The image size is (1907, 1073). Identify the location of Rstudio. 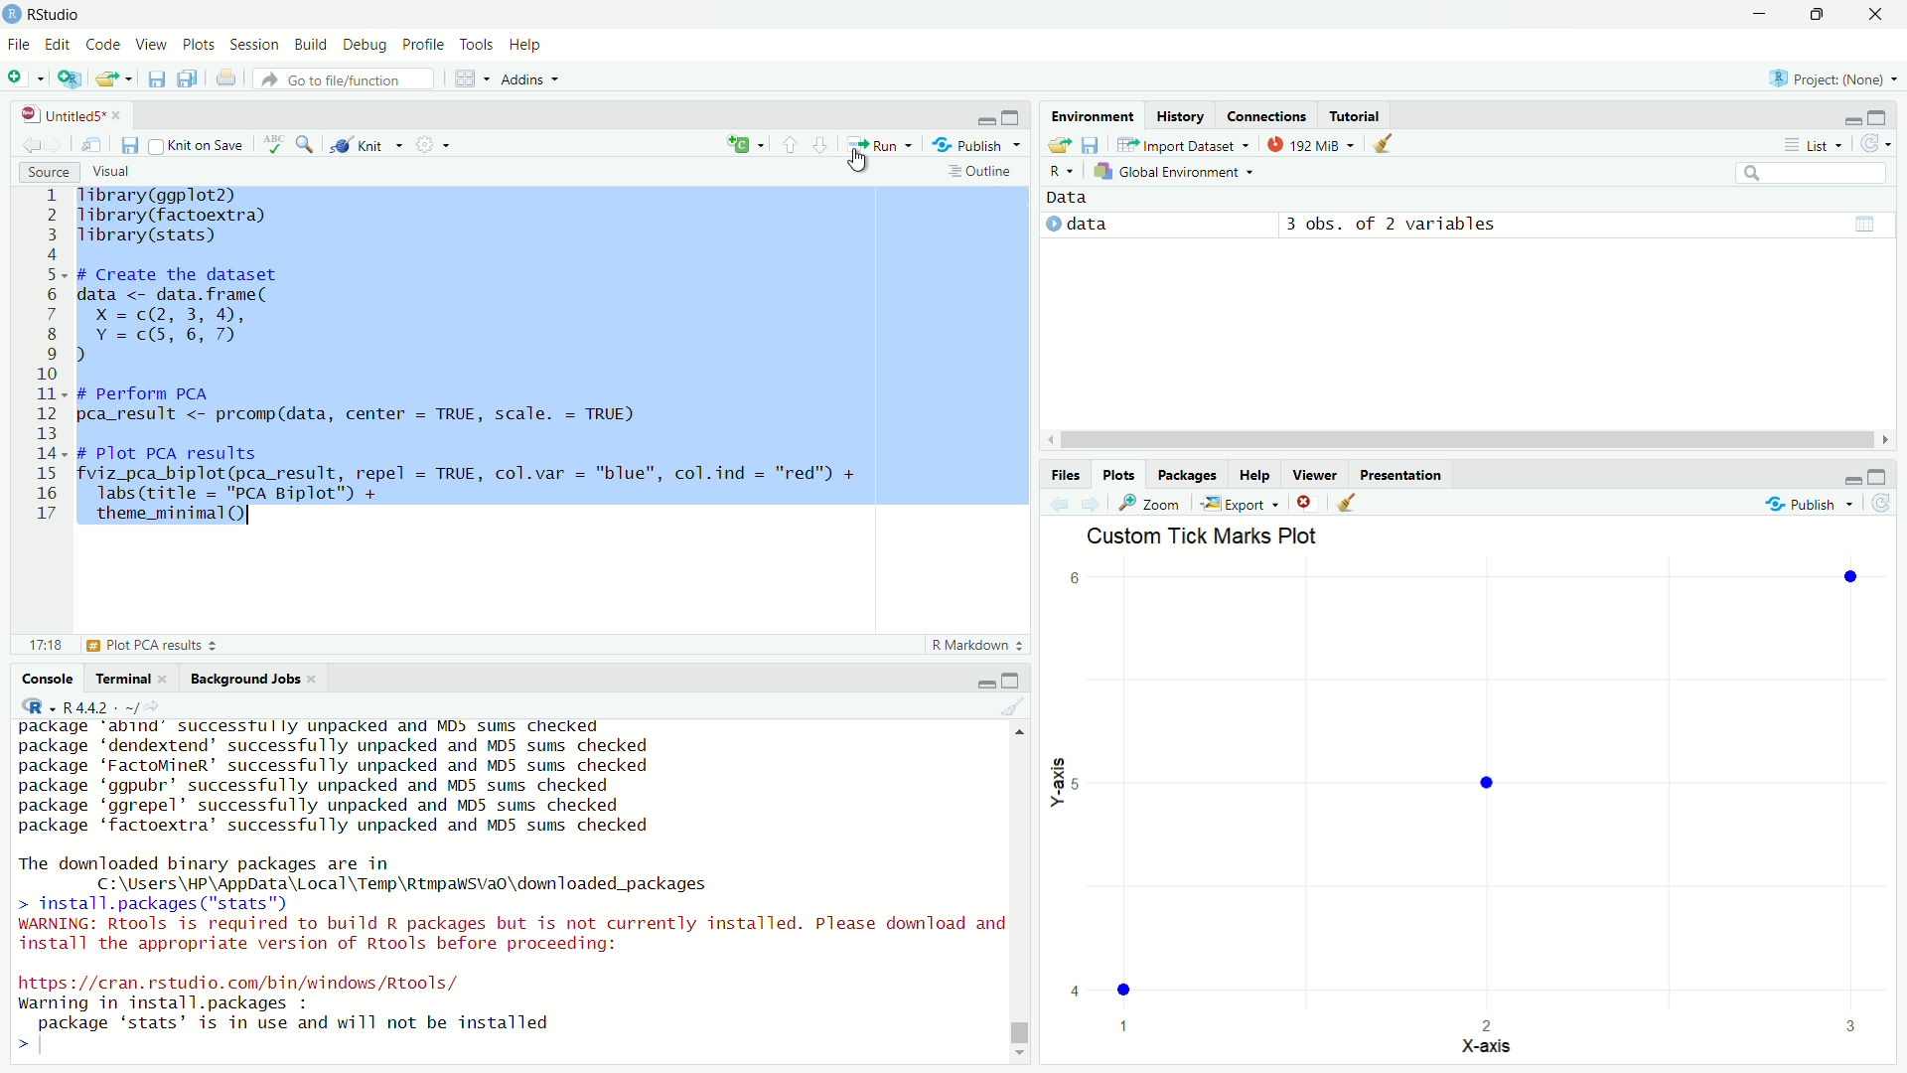
(66, 15).